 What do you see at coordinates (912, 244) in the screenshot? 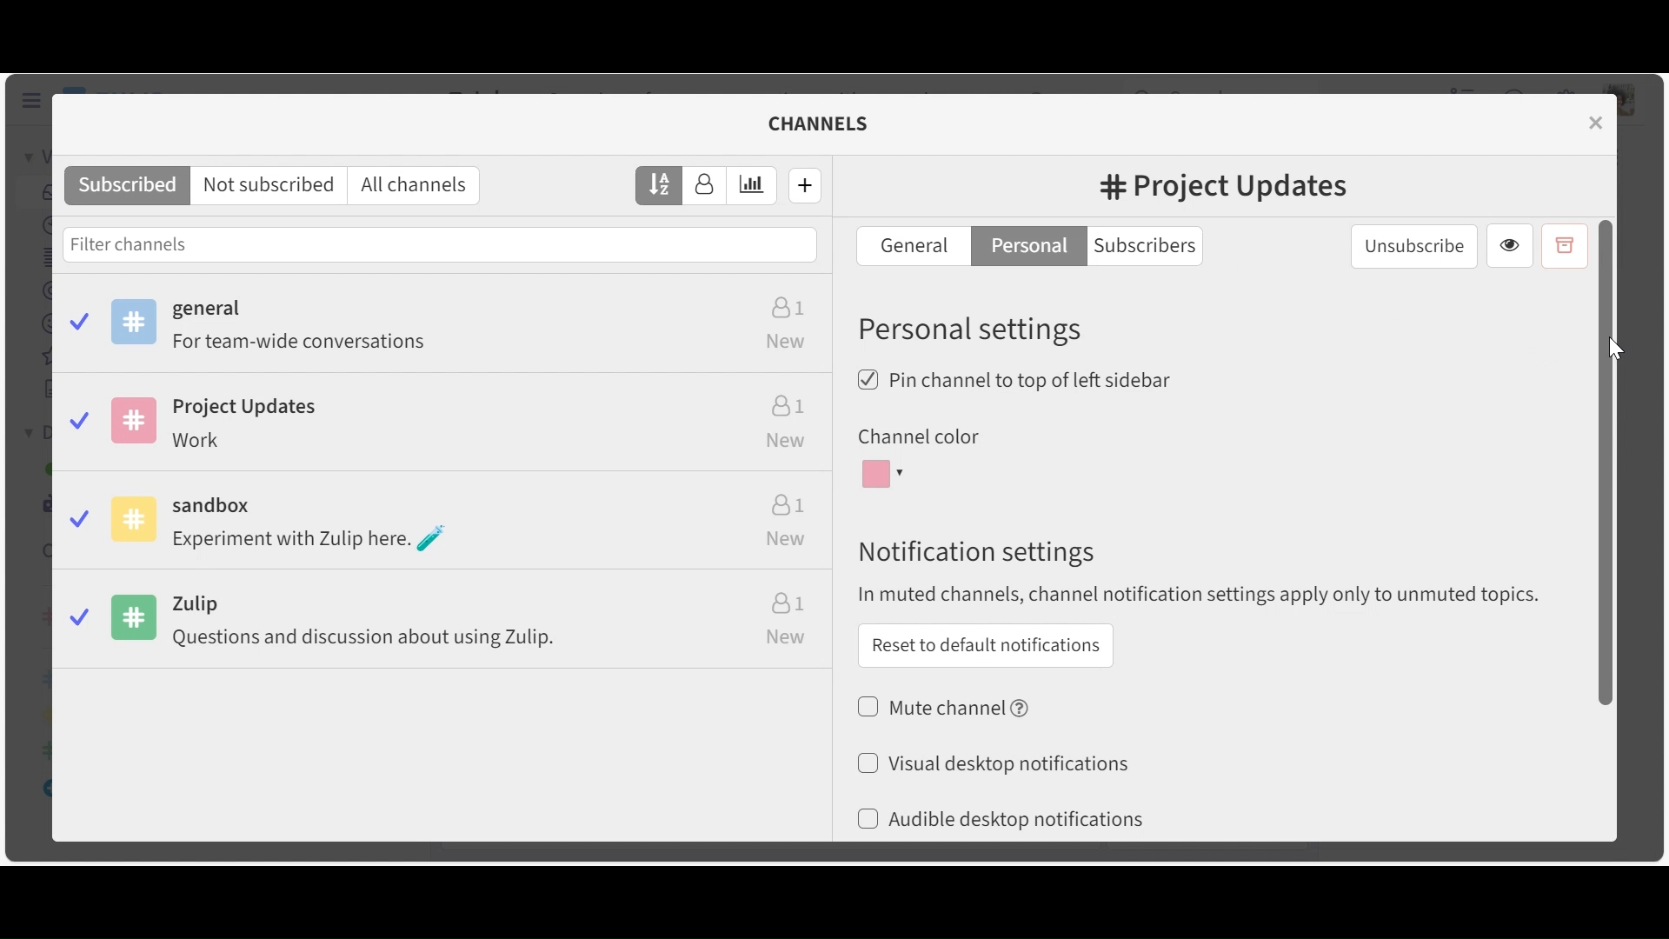
I see `` at bounding box center [912, 244].